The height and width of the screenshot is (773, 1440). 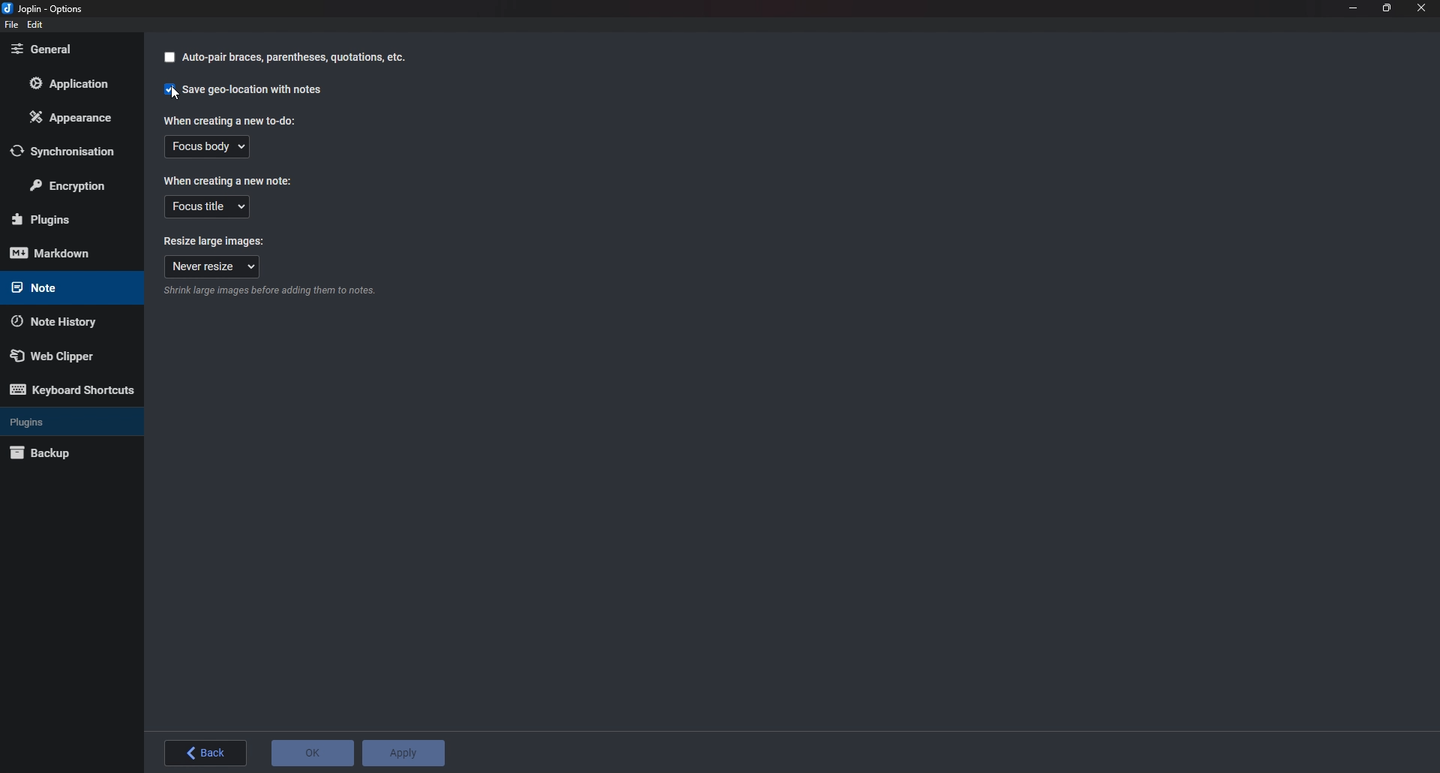 What do you see at coordinates (283, 58) in the screenshot?
I see `auto pair braces parenthesis Quotation etc` at bounding box center [283, 58].